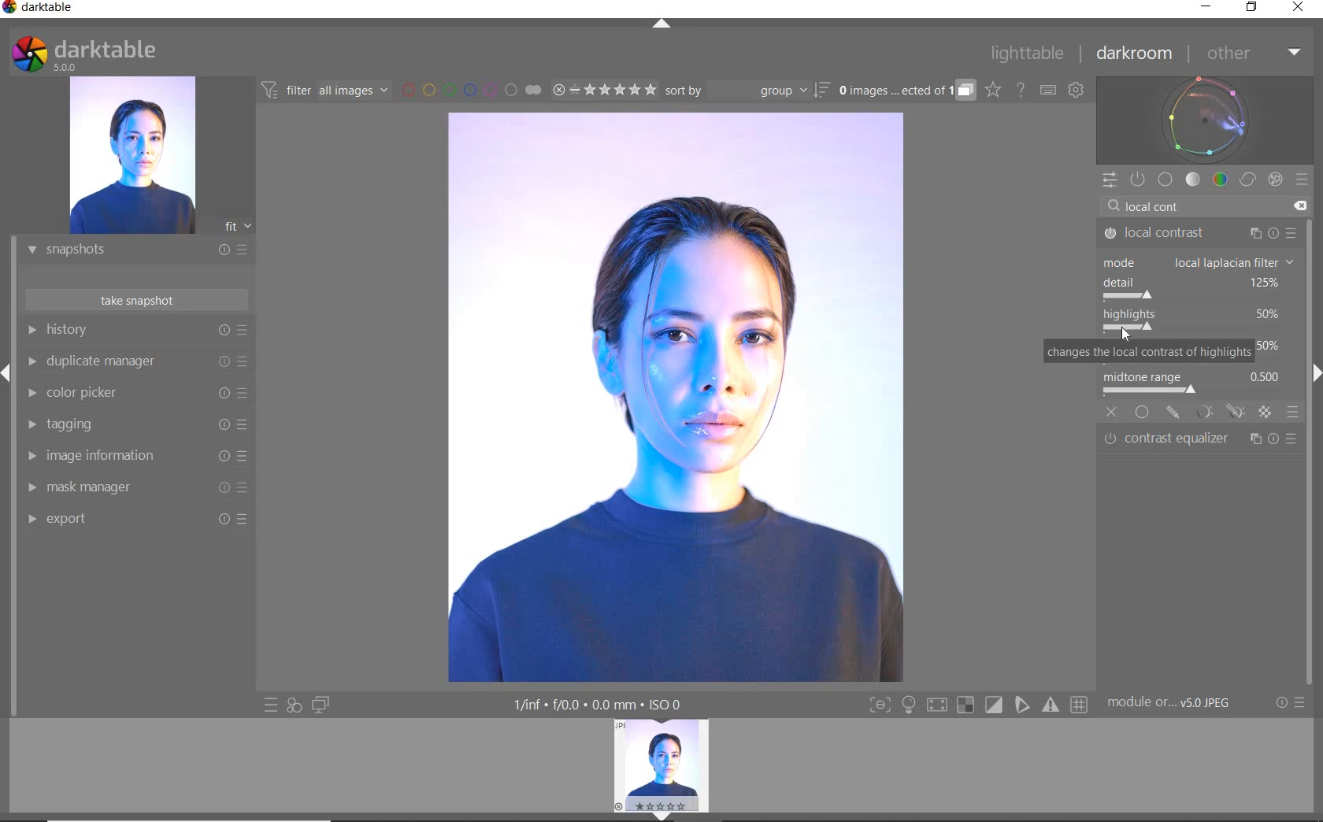 This screenshot has width=1323, height=822. What do you see at coordinates (1162, 205) in the screenshot?
I see `INPUT VALUE` at bounding box center [1162, 205].